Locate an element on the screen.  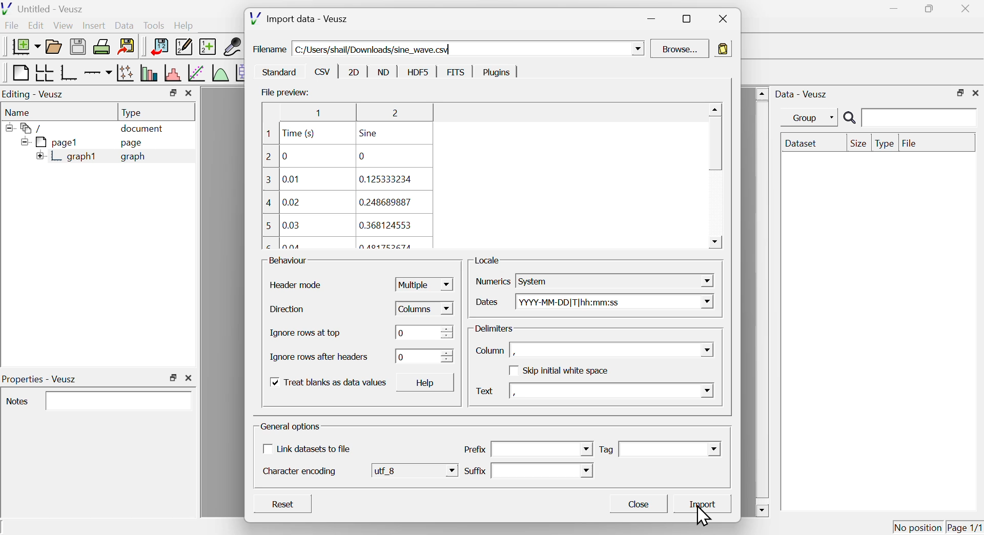
graph1 is located at coordinates (68, 157).